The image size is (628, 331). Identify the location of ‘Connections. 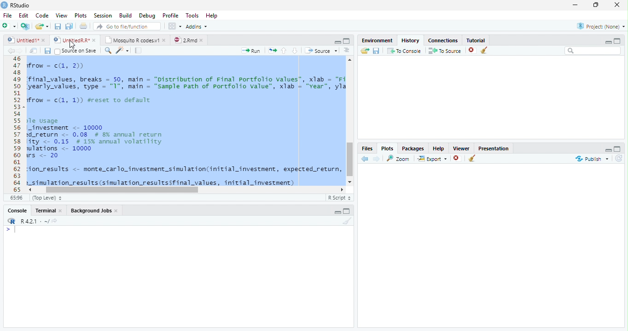
(442, 40).